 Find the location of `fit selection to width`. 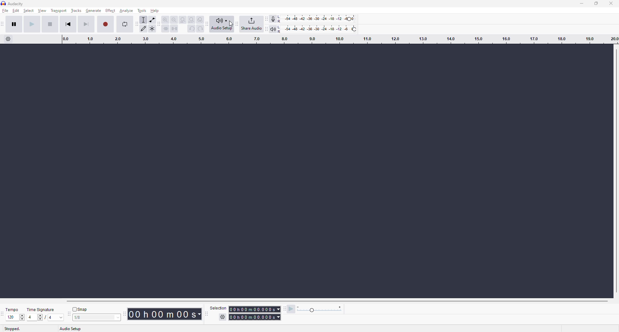

fit selection to width is located at coordinates (183, 19).